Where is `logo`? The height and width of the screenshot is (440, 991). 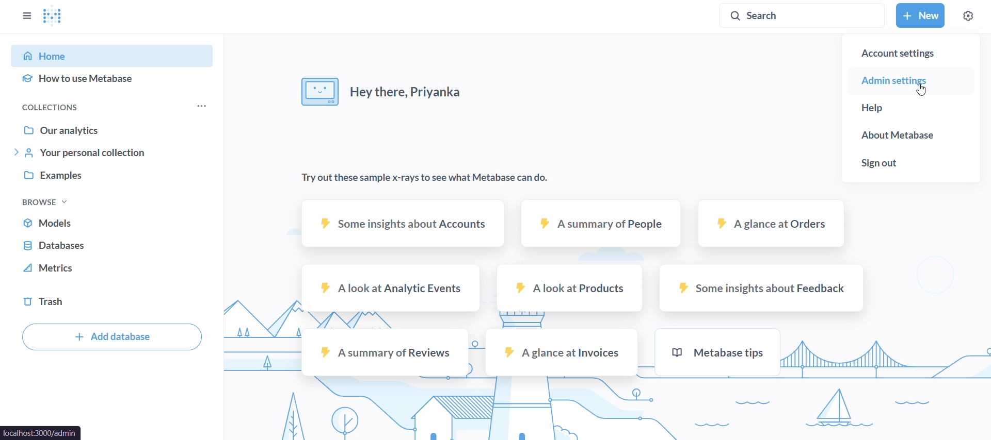 logo is located at coordinates (56, 17).